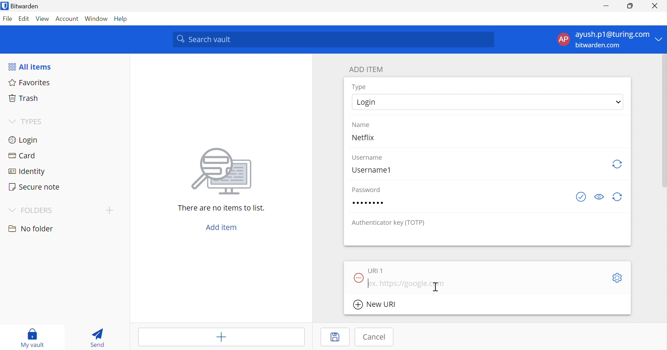  What do you see at coordinates (30, 66) in the screenshot?
I see `All items` at bounding box center [30, 66].